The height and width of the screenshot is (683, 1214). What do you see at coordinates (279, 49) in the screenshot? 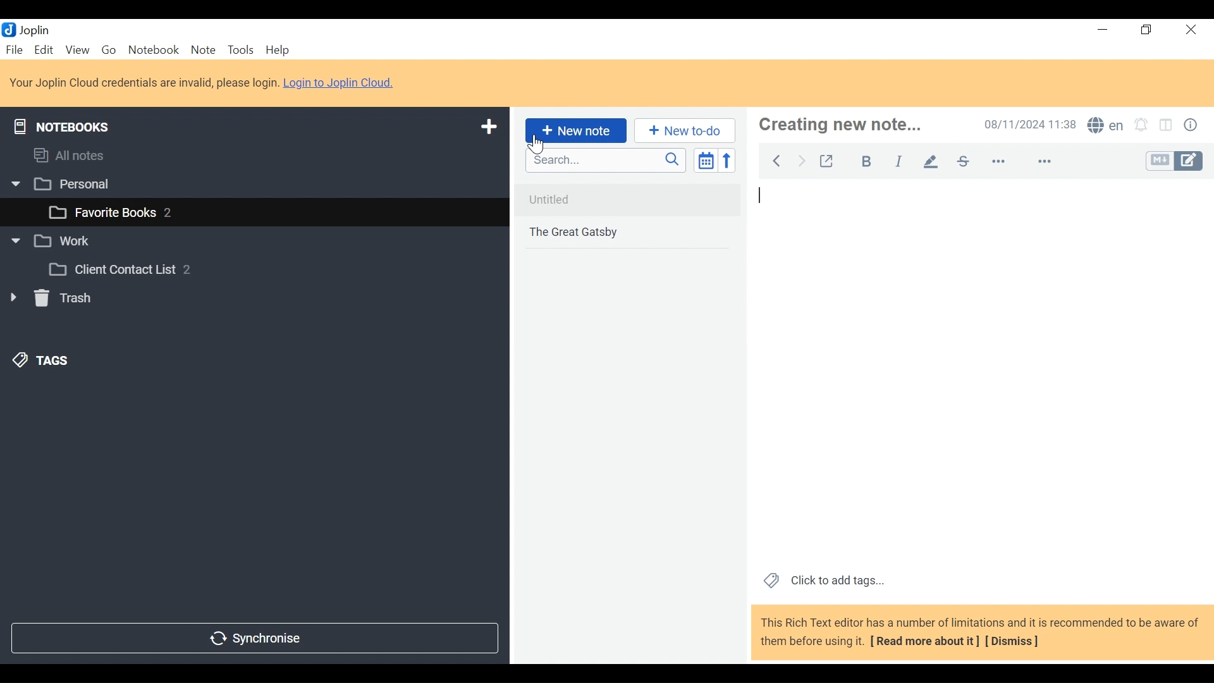
I see `` at bounding box center [279, 49].